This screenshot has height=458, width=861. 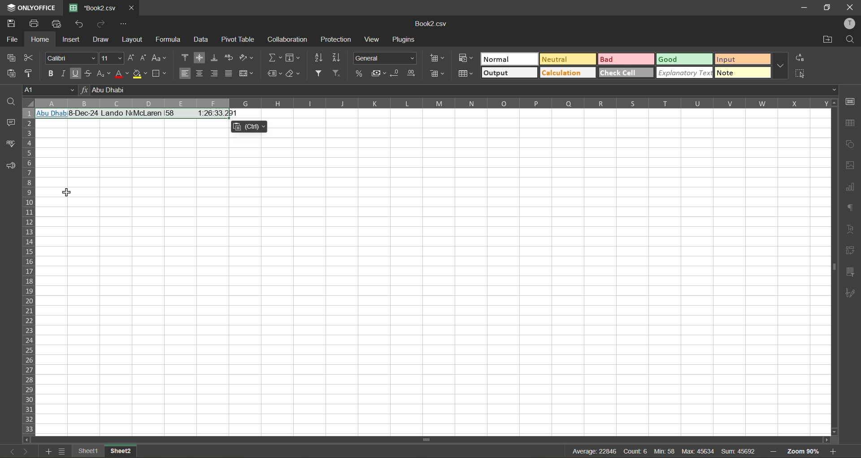 I want to click on decrement size, so click(x=142, y=58).